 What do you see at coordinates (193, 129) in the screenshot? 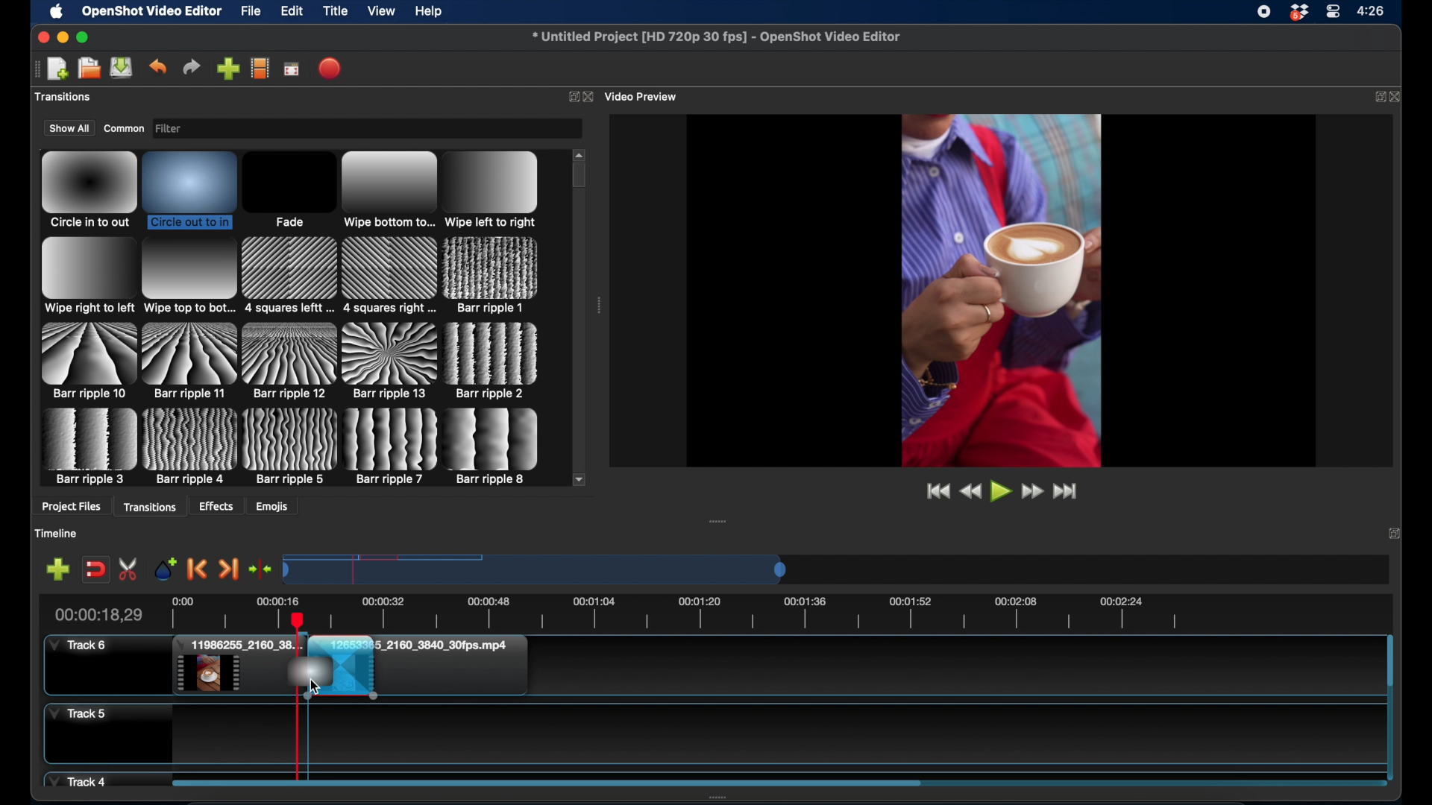
I see `filter` at bounding box center [193, 129].